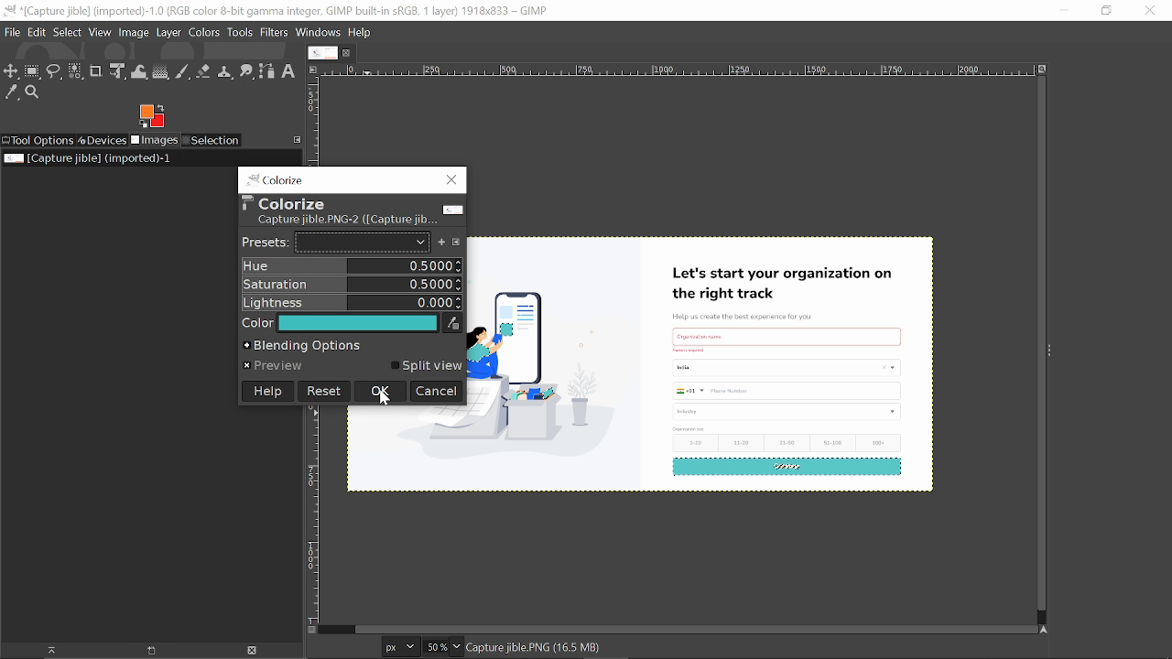 This screenshot has height=659, width=1172. What do you see at coordinates (35, 93) in the screenshot?
I see `Zoom tool` at bounding box center [35, 93].